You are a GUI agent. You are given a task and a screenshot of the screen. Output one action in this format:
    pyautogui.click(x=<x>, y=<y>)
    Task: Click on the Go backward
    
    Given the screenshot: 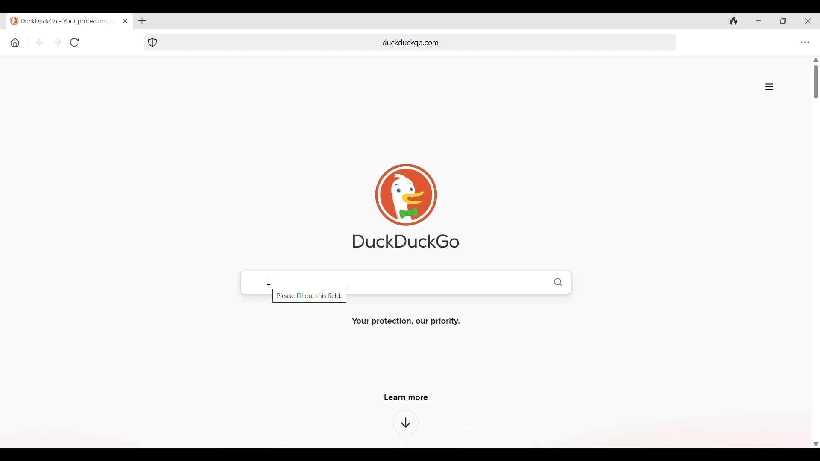 What is the action you would take?
    pyautogui.click(x=40, y=42)
    